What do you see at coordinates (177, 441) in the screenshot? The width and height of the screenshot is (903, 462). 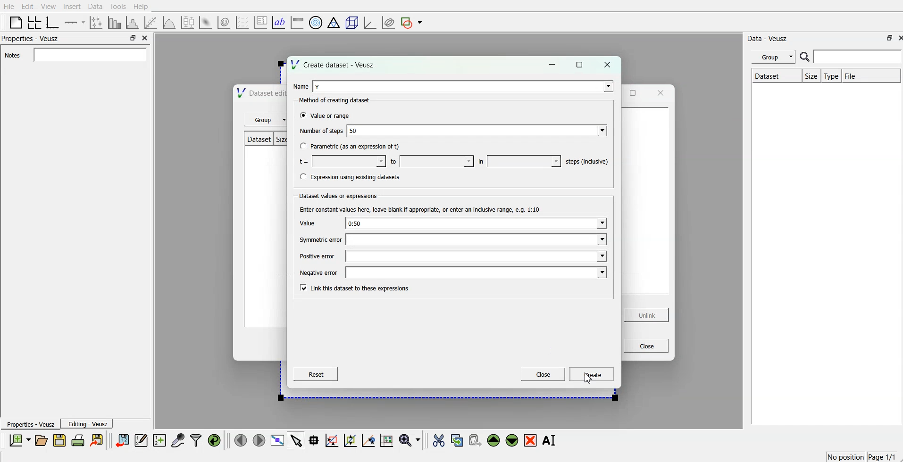 I see `capture remote data` at bounding box center [177, 441].